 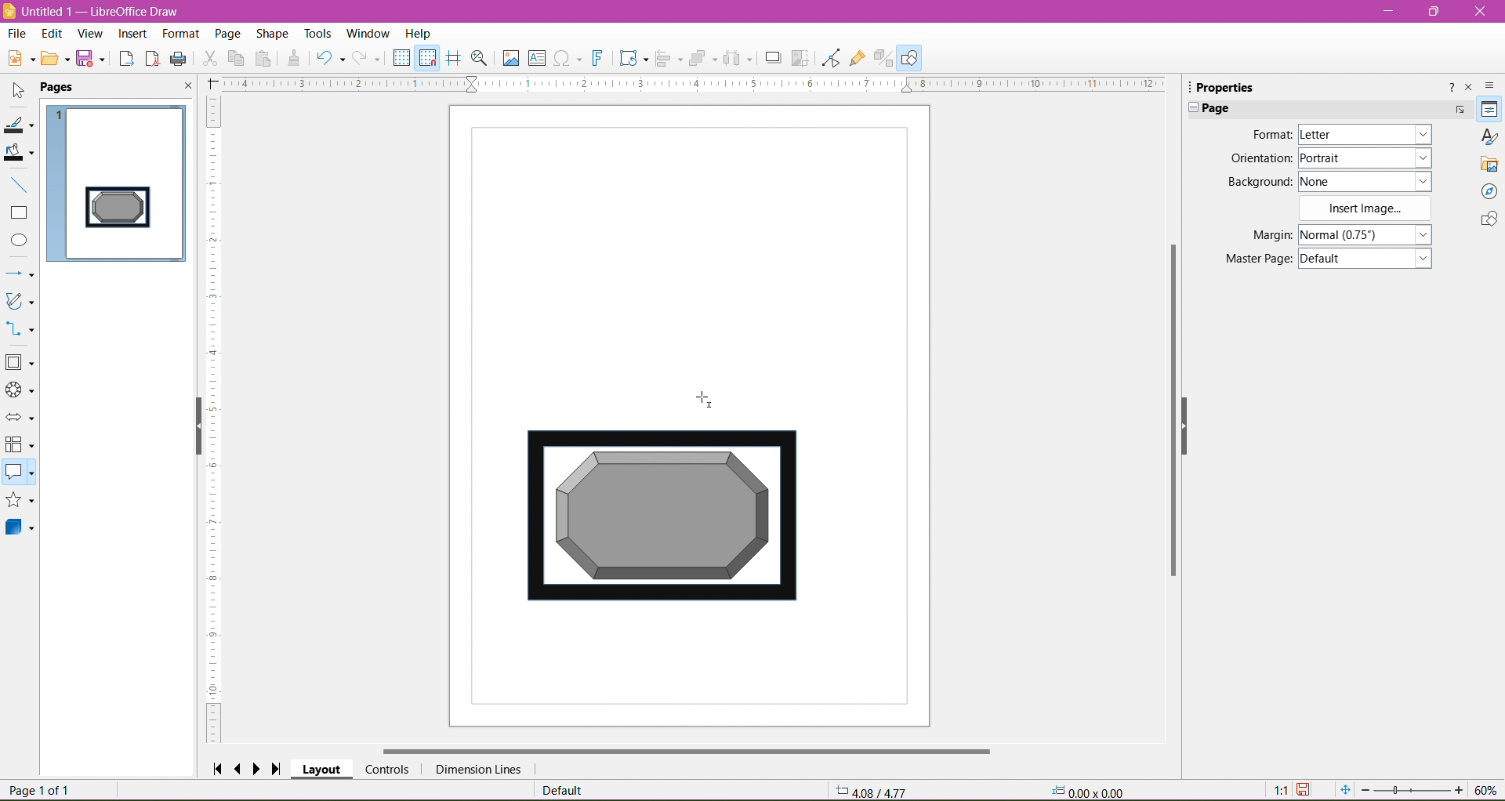 I want to click on Show Gluepoint Functions, so click(x=857, y=58).